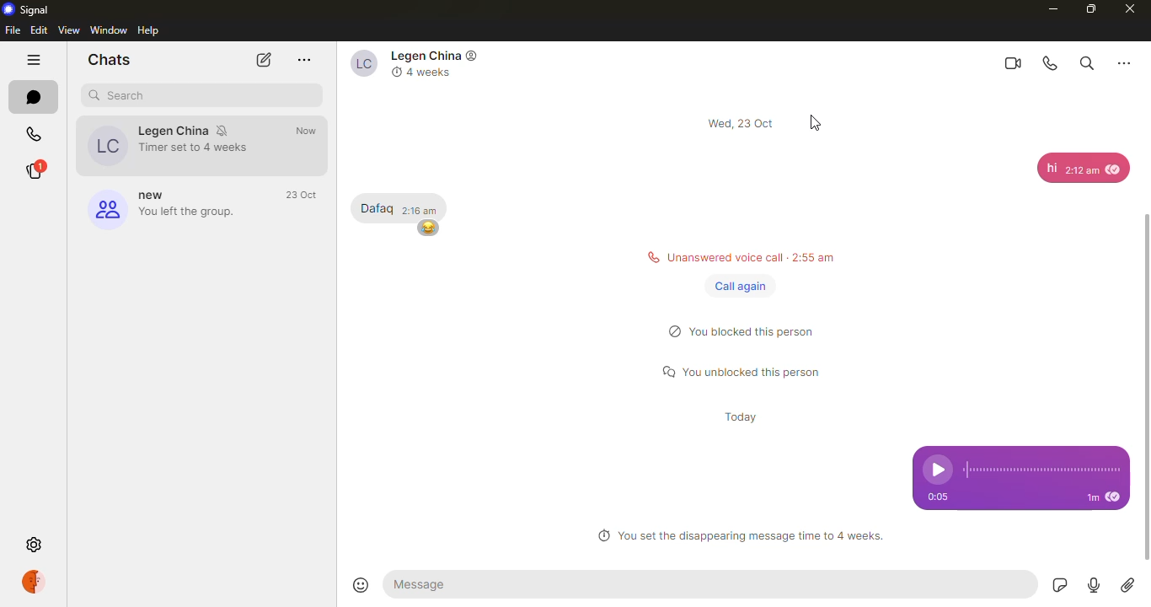 The image size is (1151, 607). What do you see at coordinates (302, 195) in the screenshot?
I see `time` at bounding box center [302, 195].